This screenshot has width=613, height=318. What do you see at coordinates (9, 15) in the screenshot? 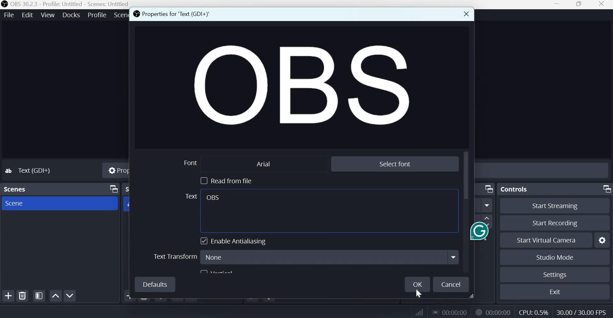
I see `File` at bounding box center [9, 15].